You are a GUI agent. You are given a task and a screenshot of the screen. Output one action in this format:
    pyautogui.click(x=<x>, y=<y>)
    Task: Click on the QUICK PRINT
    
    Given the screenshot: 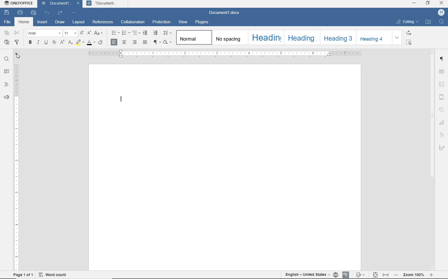 What is the action you would take?
    pyautogui.click(x=34, y=13)
    